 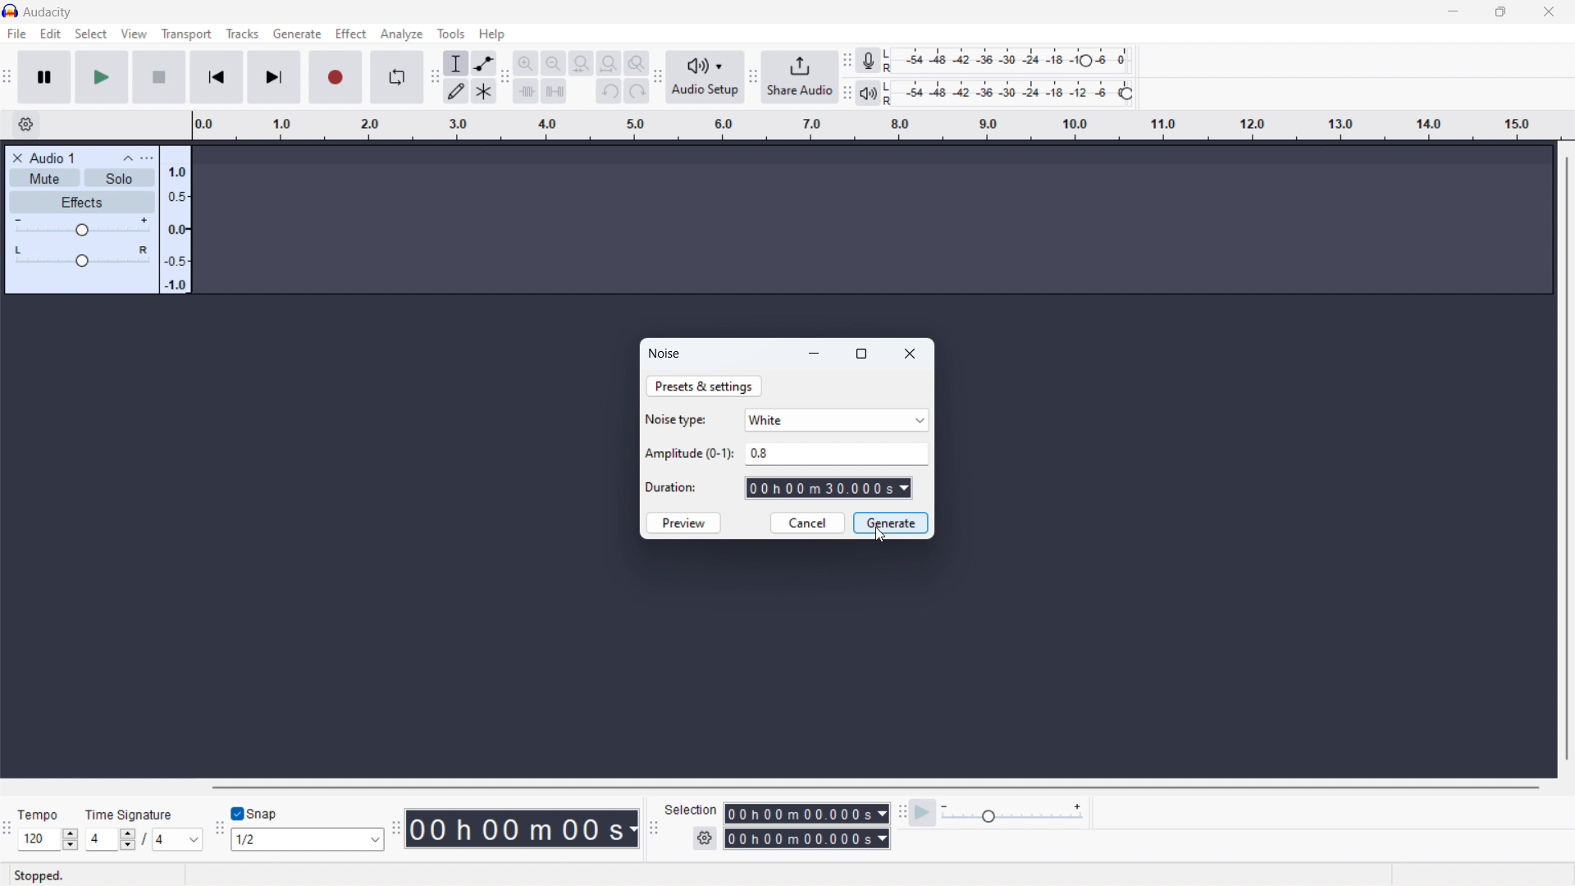 What do you see at coordinates (308, 840) in the screenshot?
I see `select snapping` at bounding box center [308, 840].